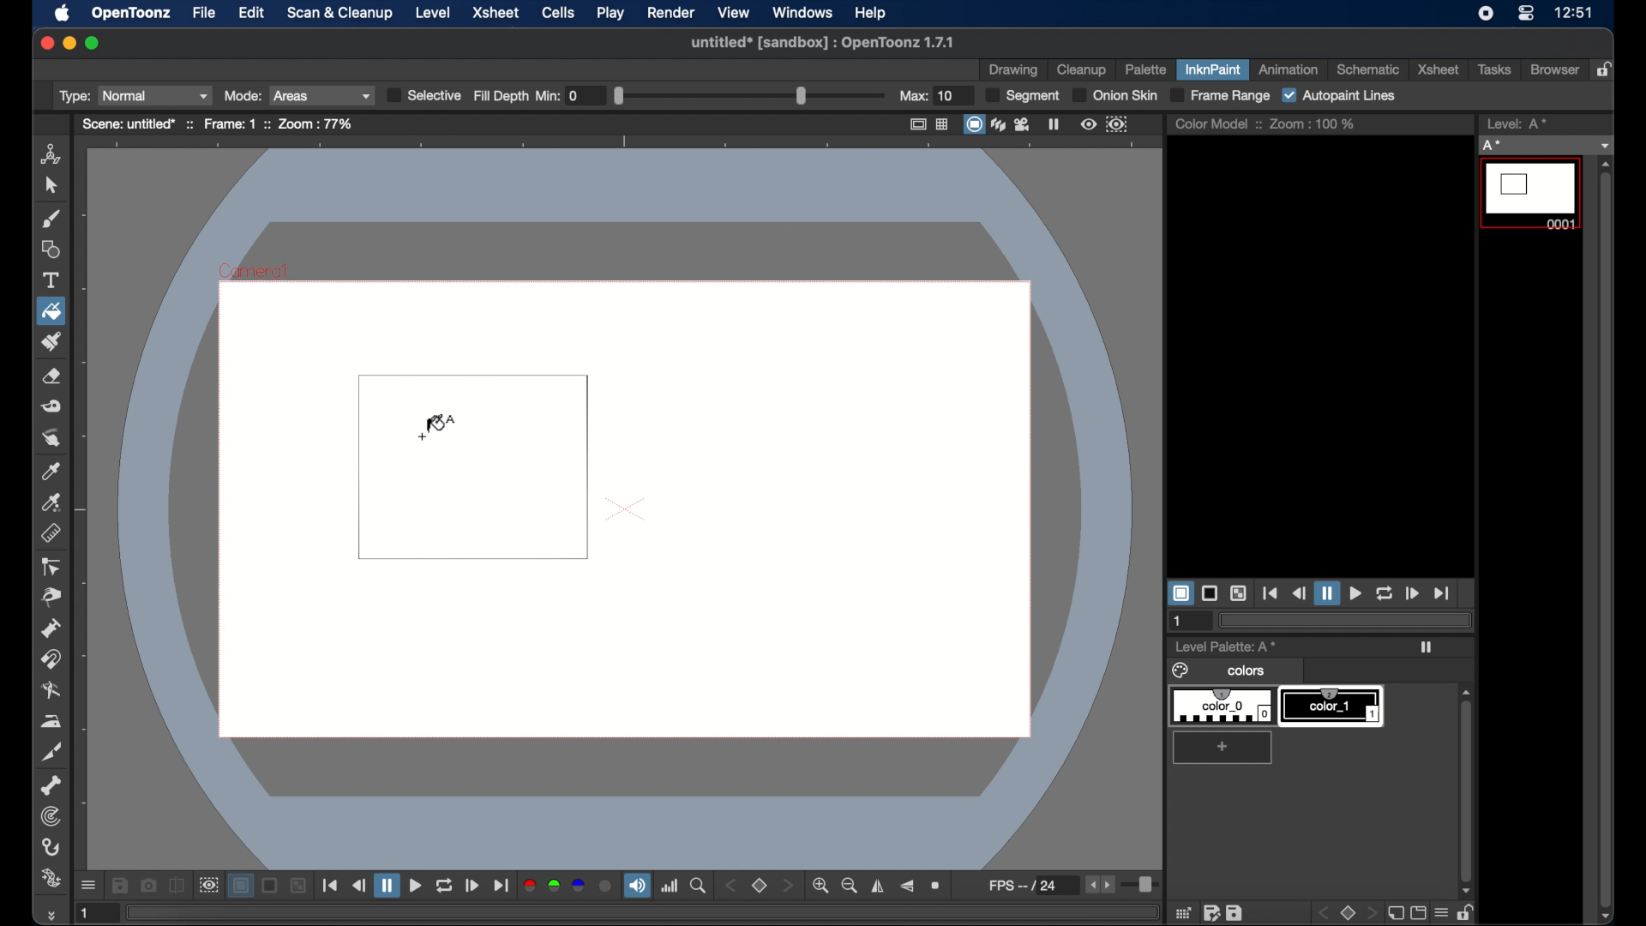 The height and width of the screenshot is (926, 1646). Describe the element at coordinates (611, 12) in the screenshot. I see `play` at that location.